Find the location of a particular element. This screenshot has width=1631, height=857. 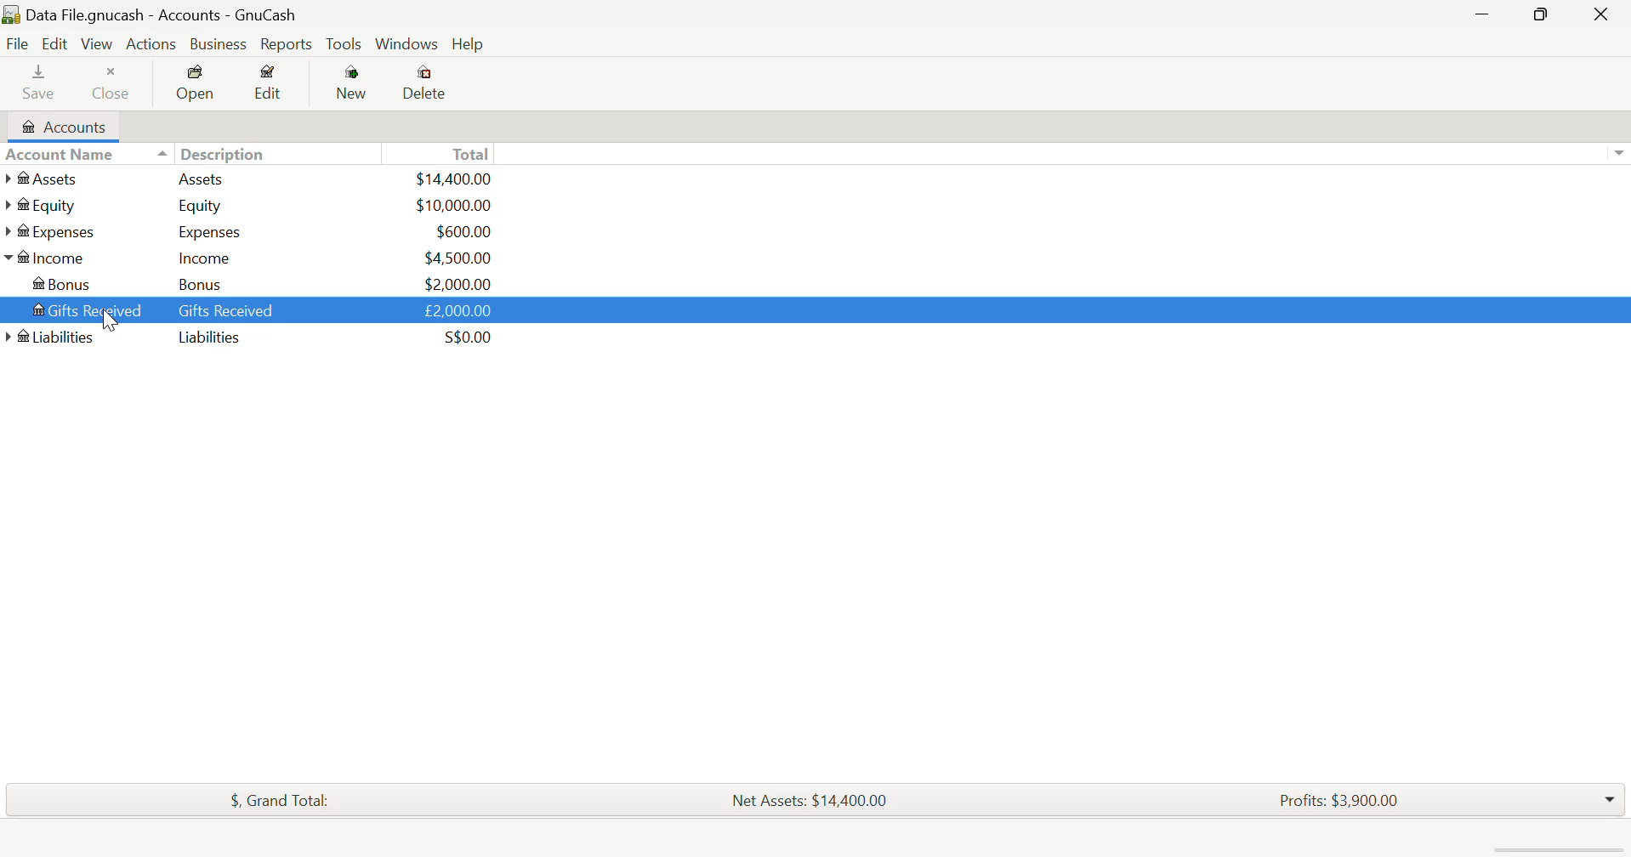

Expenses is located at coordinates (204, 230).